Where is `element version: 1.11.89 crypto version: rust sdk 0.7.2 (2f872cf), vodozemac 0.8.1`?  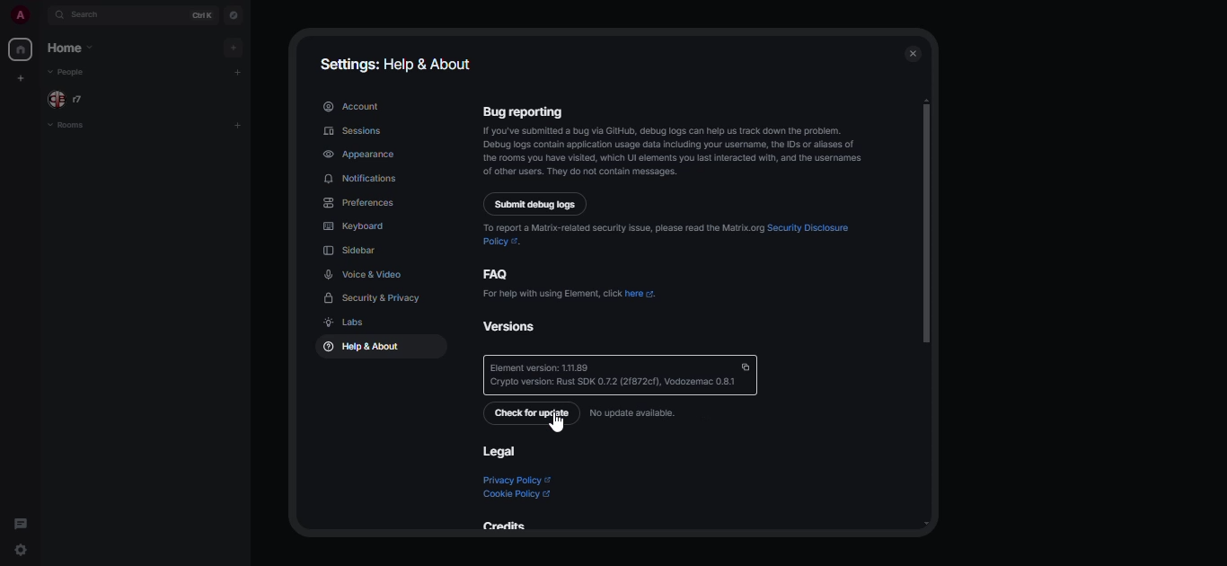 element version: 1.11.89 crypto version: rust sdk 0.7.2 (2f872cf), vodozemac 0.8.1 is located at coordinates (622, 375).